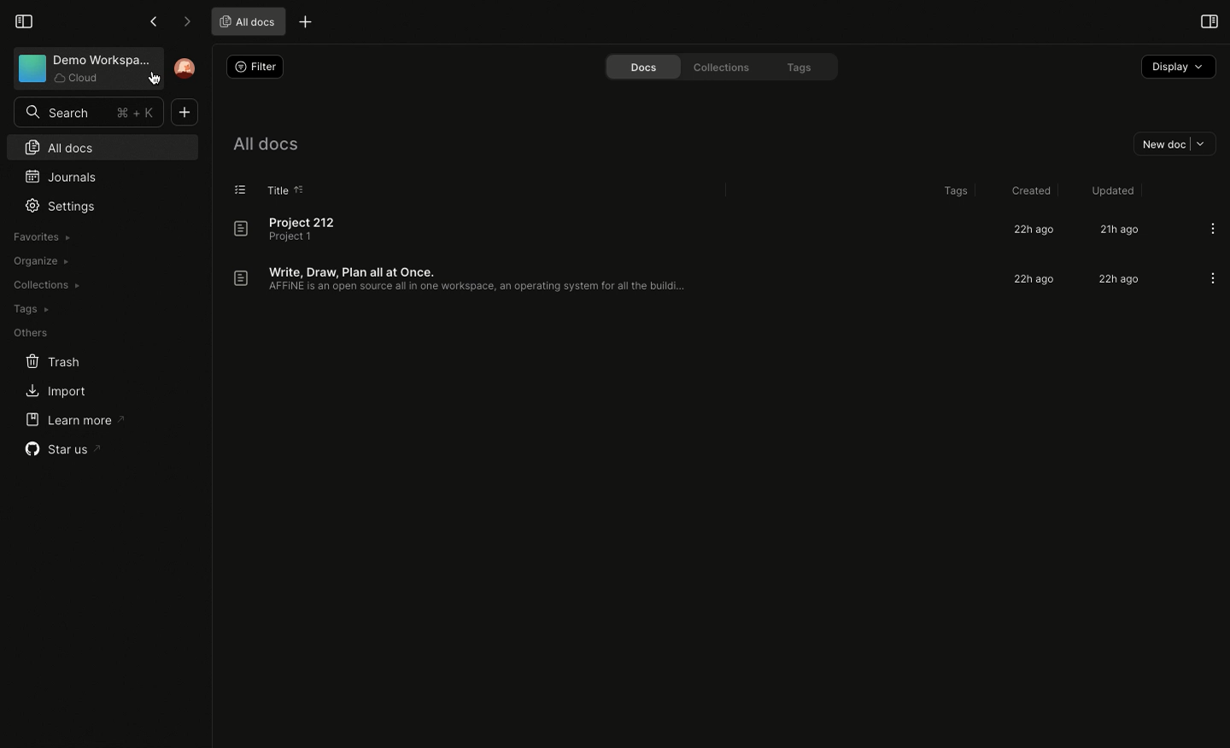 This screenshot has width=1230, height=748. Describe the element at coordinates (184, 114) in the screenshot. I see `New doc` at that location.